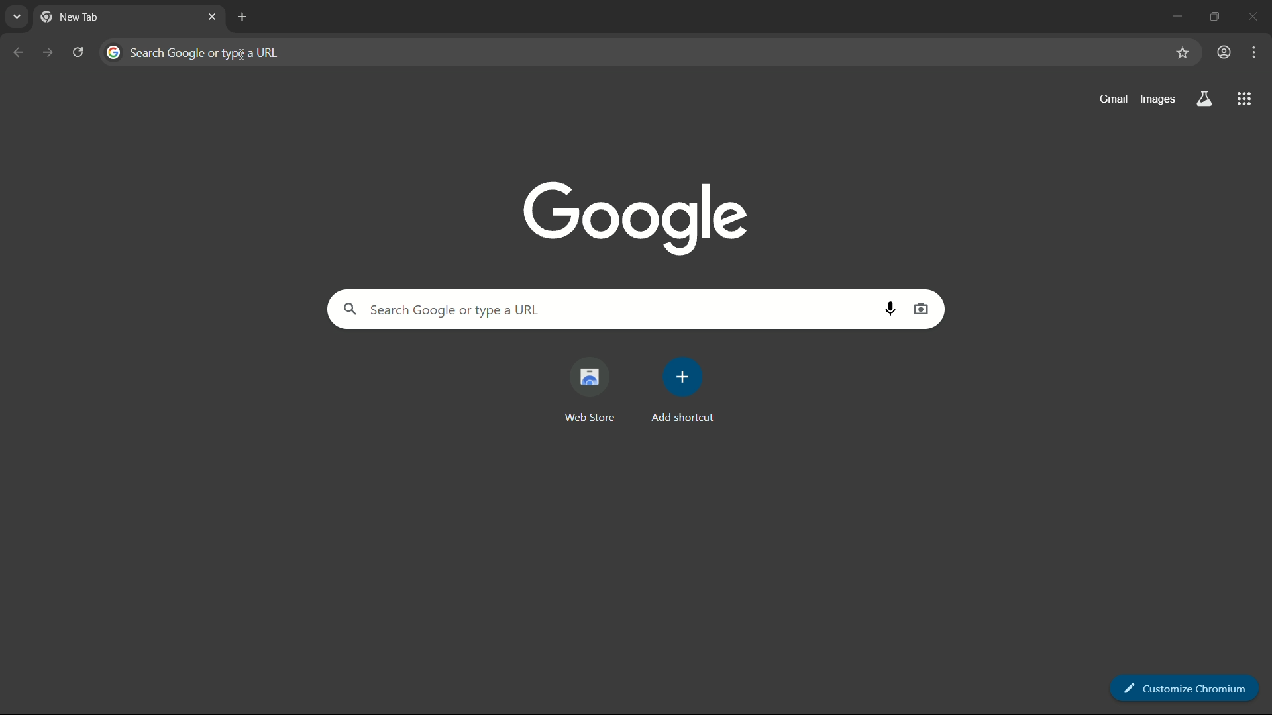  I want to click on search google or type a url, so click(595, 309).